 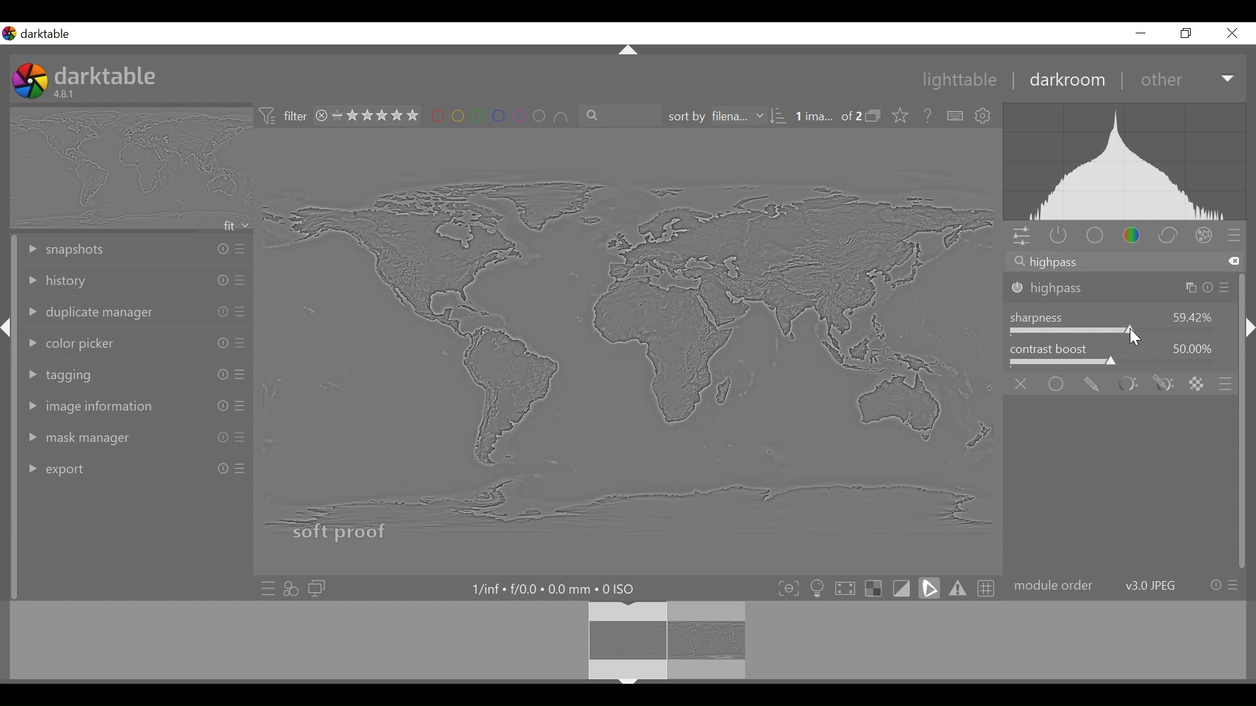 I want to click on sharpness, so click(x=1121, y=332).